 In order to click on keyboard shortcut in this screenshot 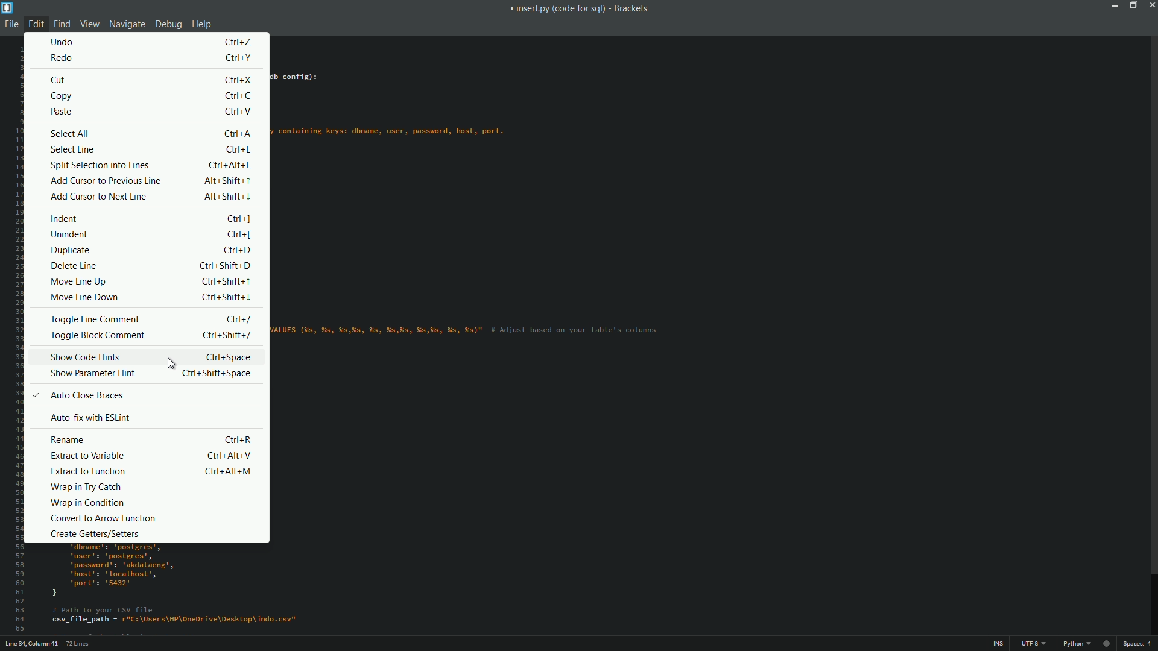, I will do `click(240, 439)`.